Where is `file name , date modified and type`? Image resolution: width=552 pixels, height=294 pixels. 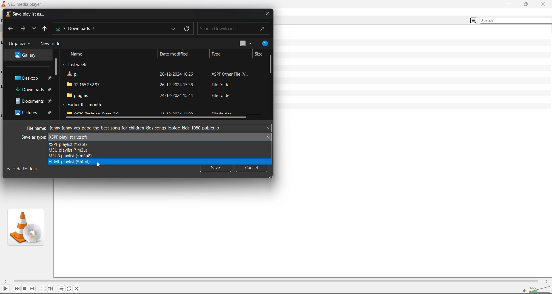 file name , date modified and type is located at coordinates (159, 84).